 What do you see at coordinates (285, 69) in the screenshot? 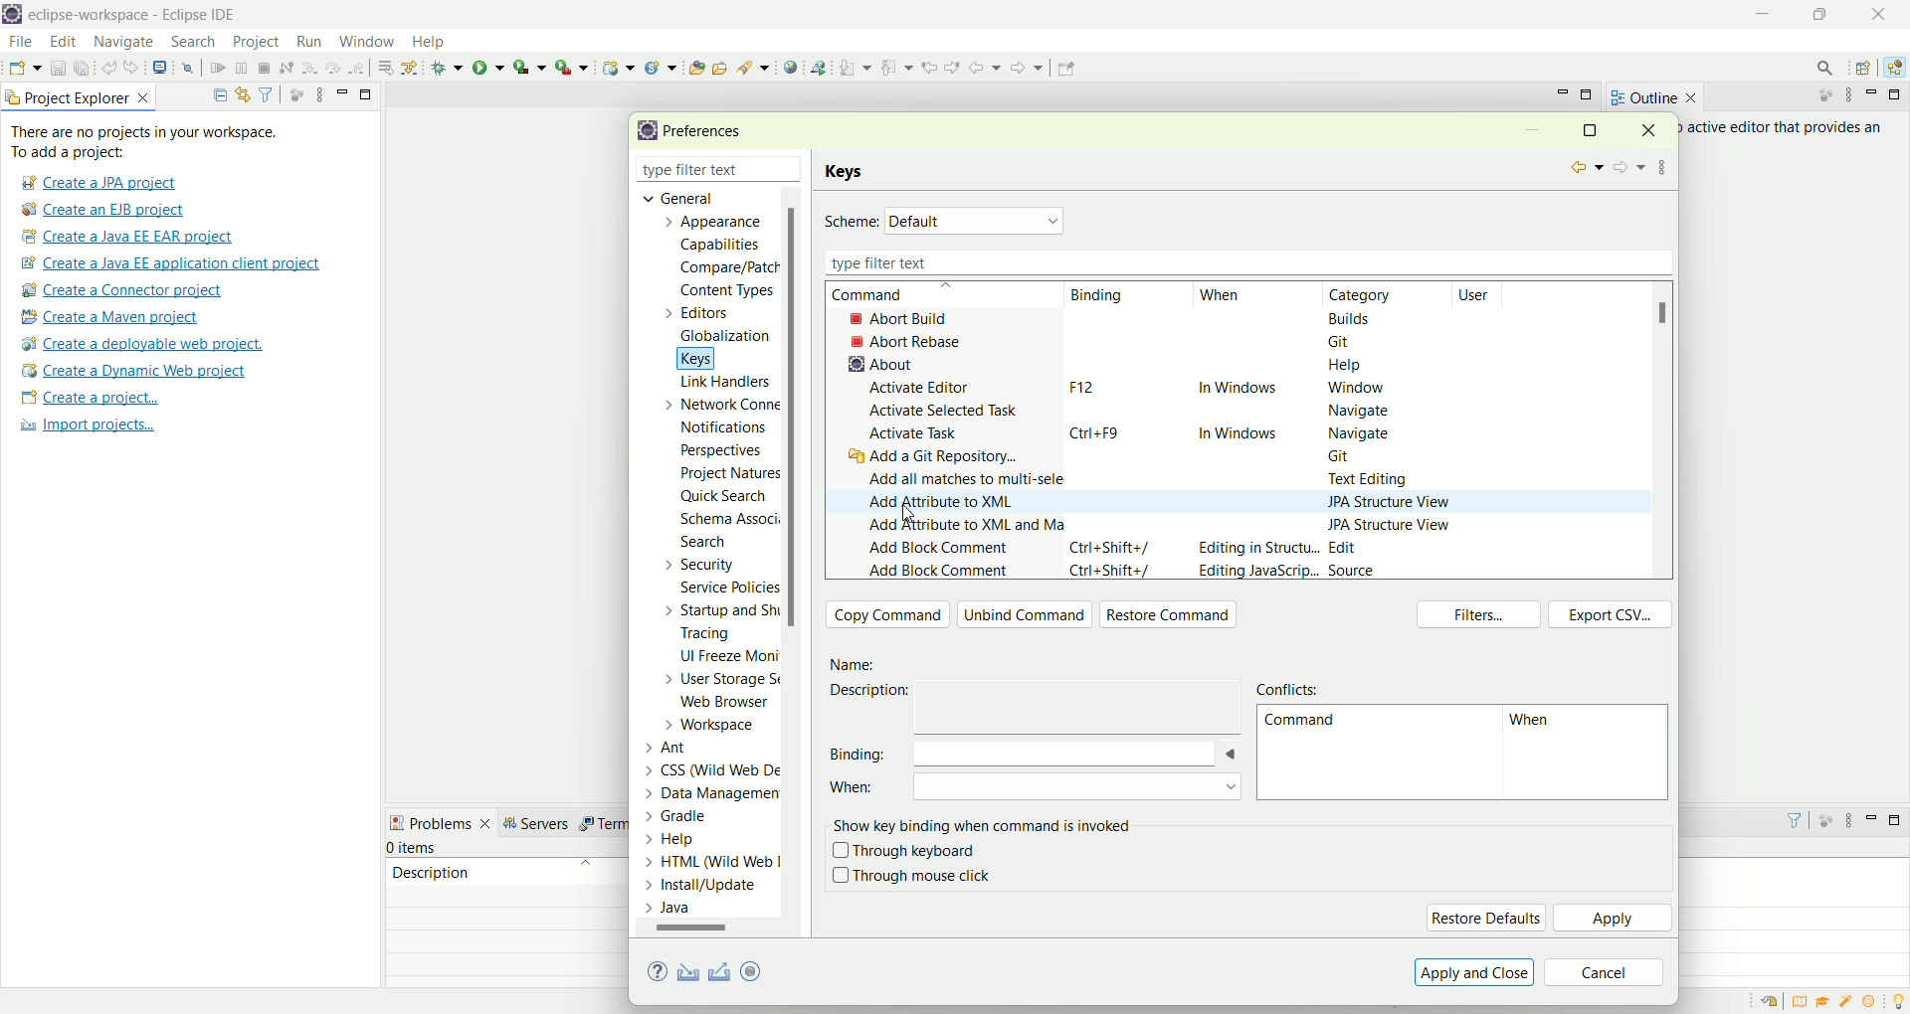
I see `disconnect` at bounding box center [285, 69].